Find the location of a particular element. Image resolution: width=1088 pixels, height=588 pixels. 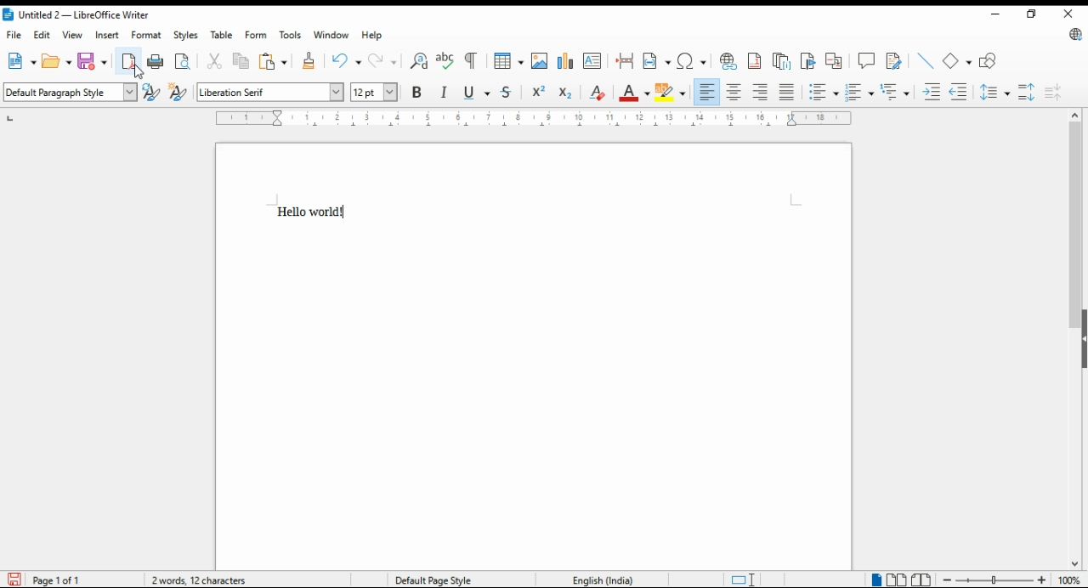

tyles is located at coordinates (187, 36).